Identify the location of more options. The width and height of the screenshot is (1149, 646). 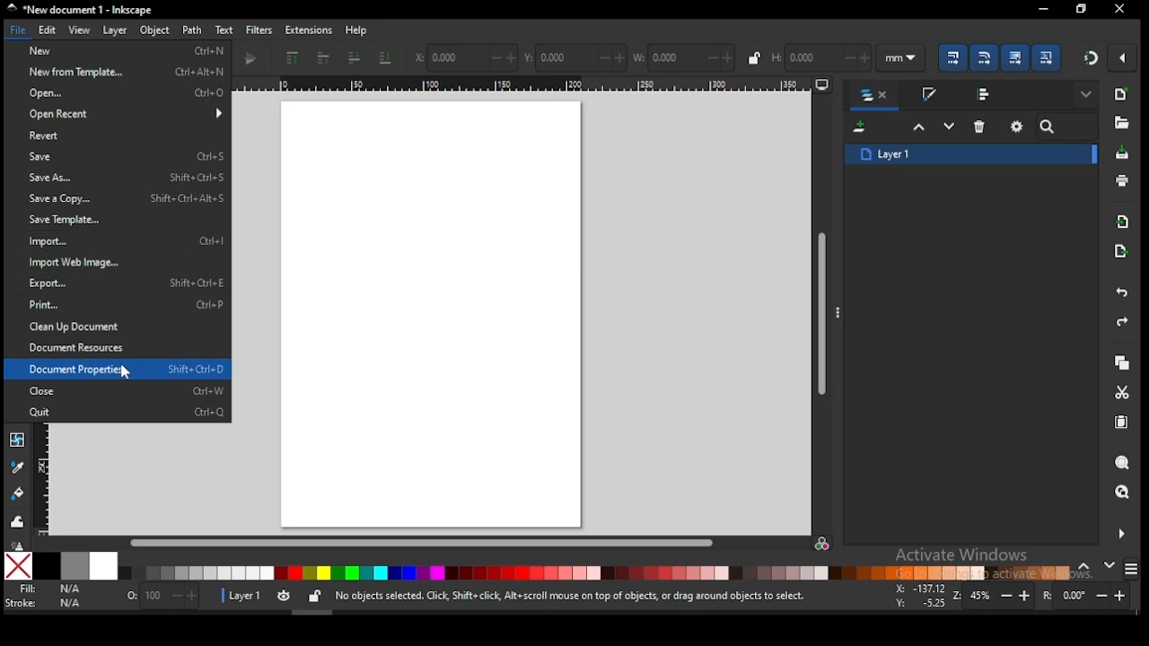
(840, 311).